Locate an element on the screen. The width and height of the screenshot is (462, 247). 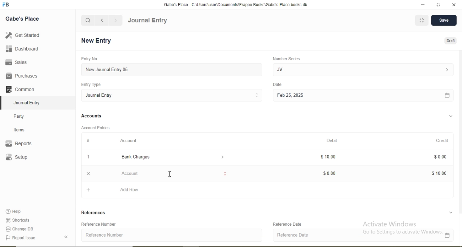
Draft is located at coordinates (451, 41).